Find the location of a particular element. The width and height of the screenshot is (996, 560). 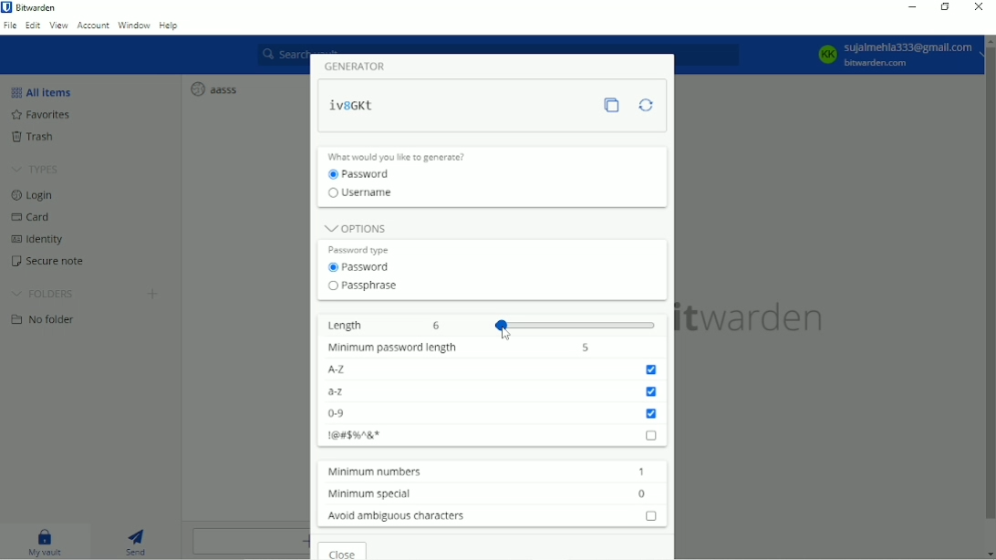

Minimum password length is located at coordinates (389, 348).